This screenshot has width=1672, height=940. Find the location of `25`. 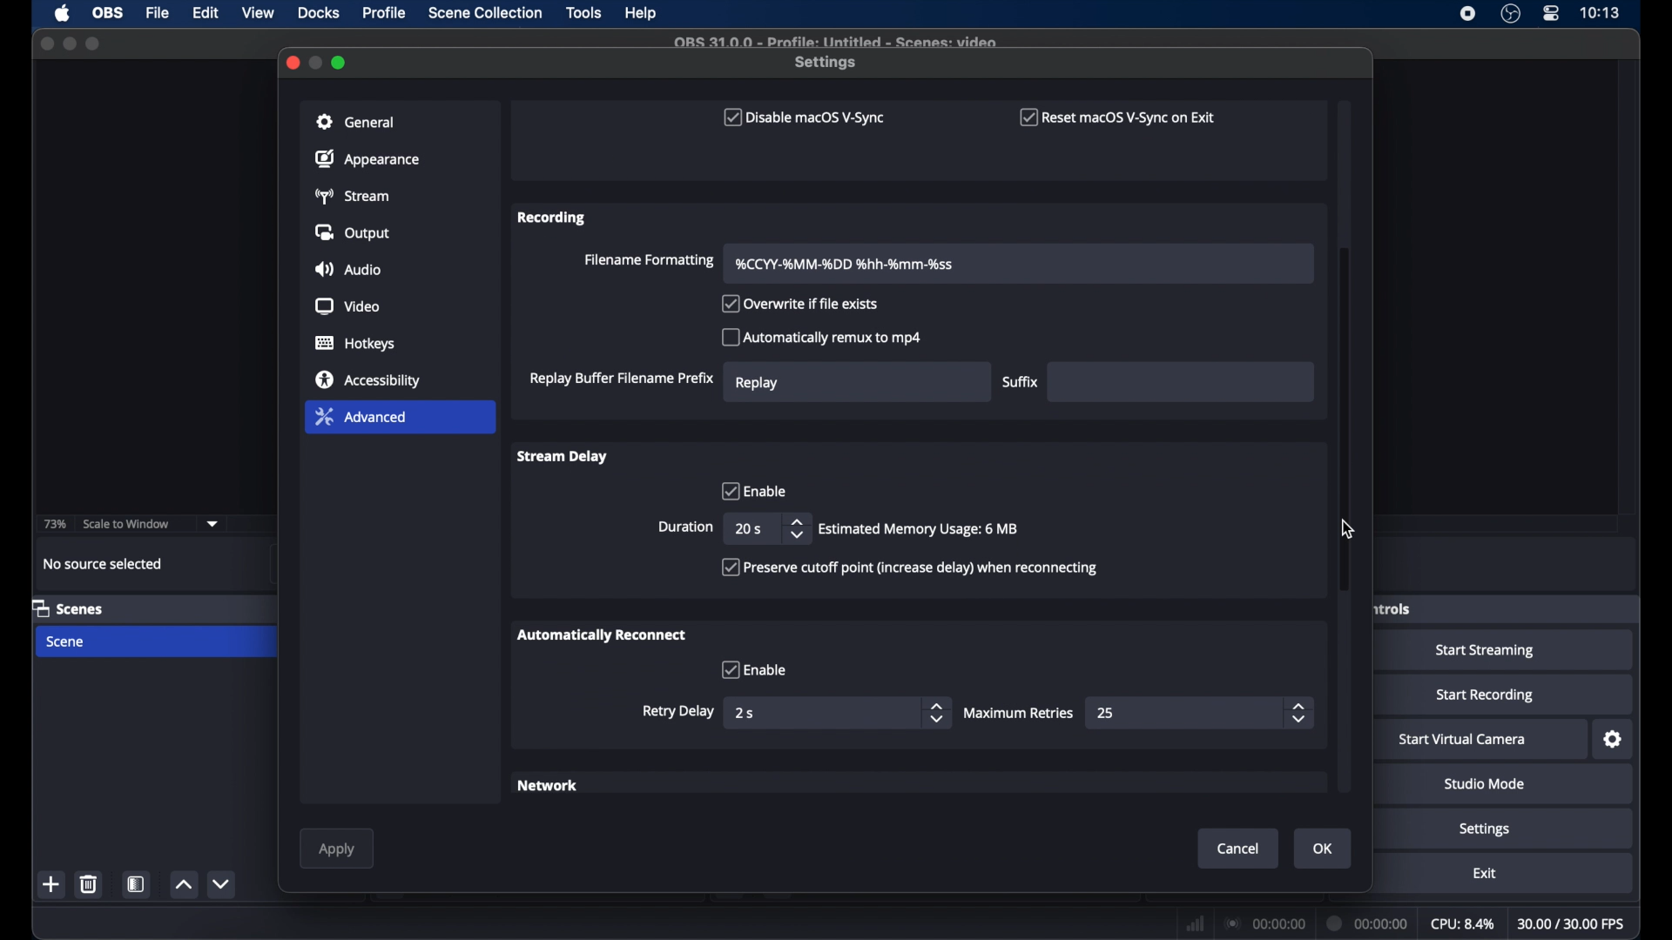

25 is located at coordinates (1107, 713).